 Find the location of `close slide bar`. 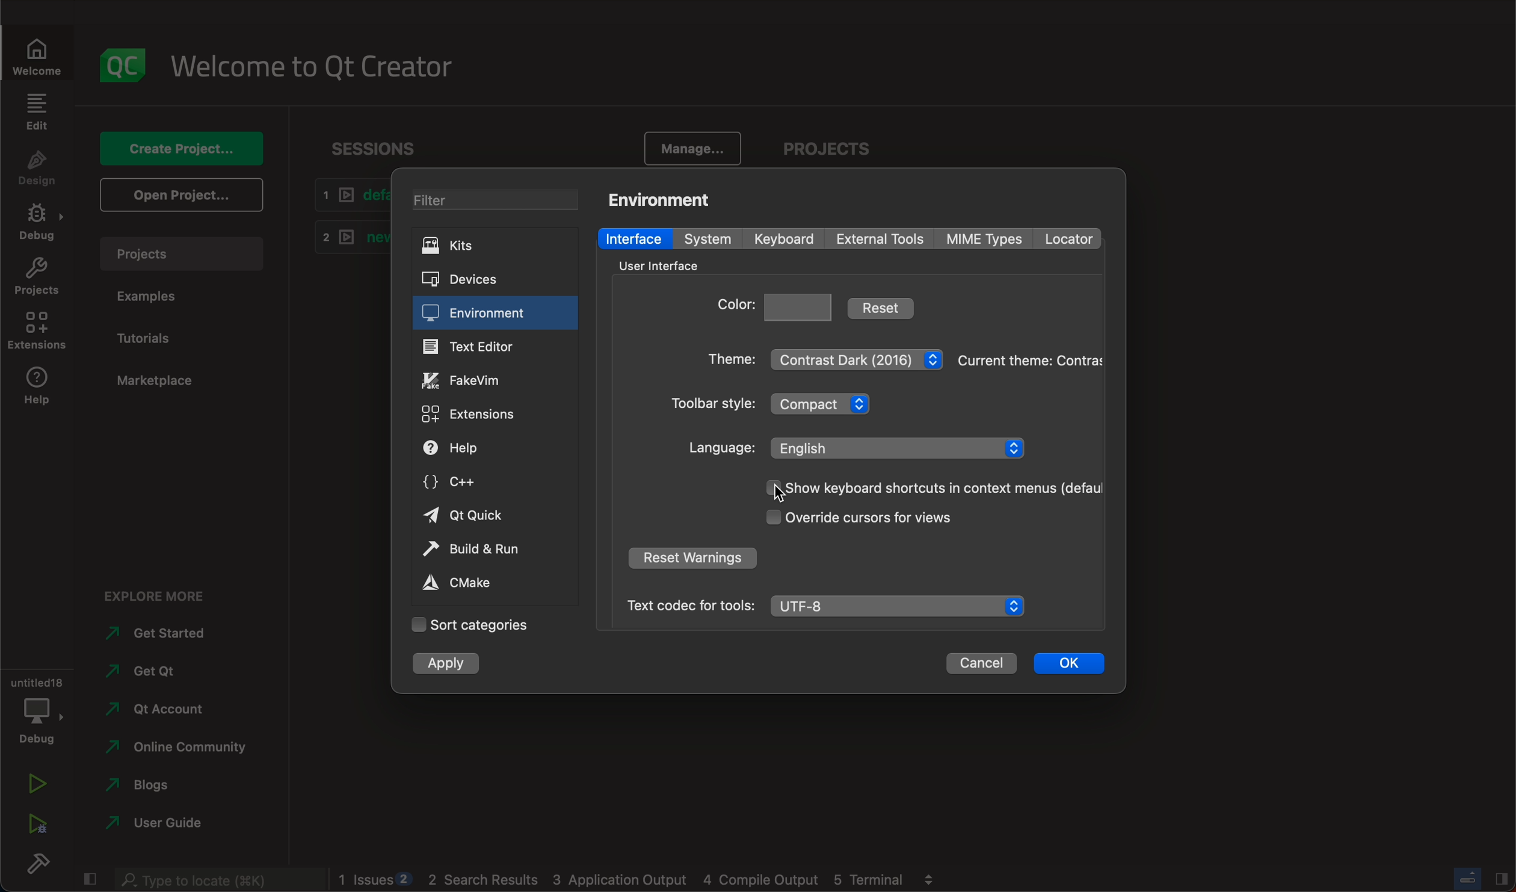

close slide bar is located at coordinates (90, 880).